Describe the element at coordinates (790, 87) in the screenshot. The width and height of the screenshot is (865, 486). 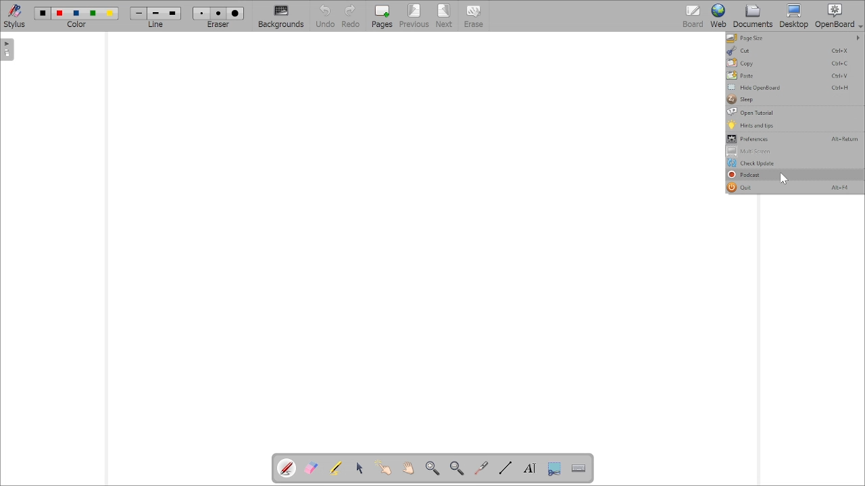
I see `Hide openboard` at that location.